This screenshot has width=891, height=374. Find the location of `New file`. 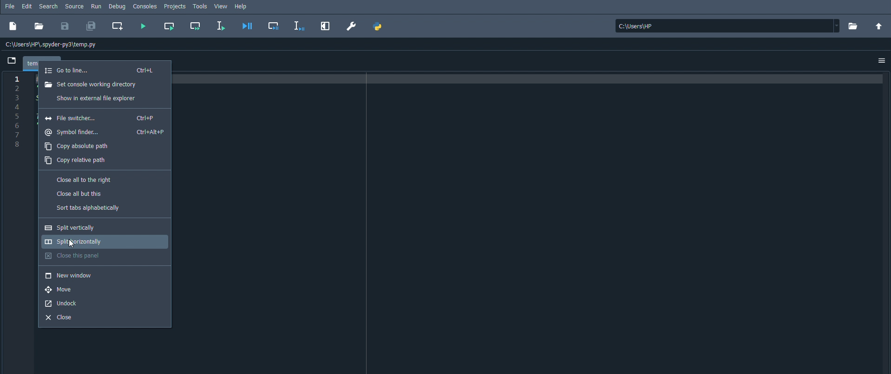

New file is located at coordinates (14, 26).